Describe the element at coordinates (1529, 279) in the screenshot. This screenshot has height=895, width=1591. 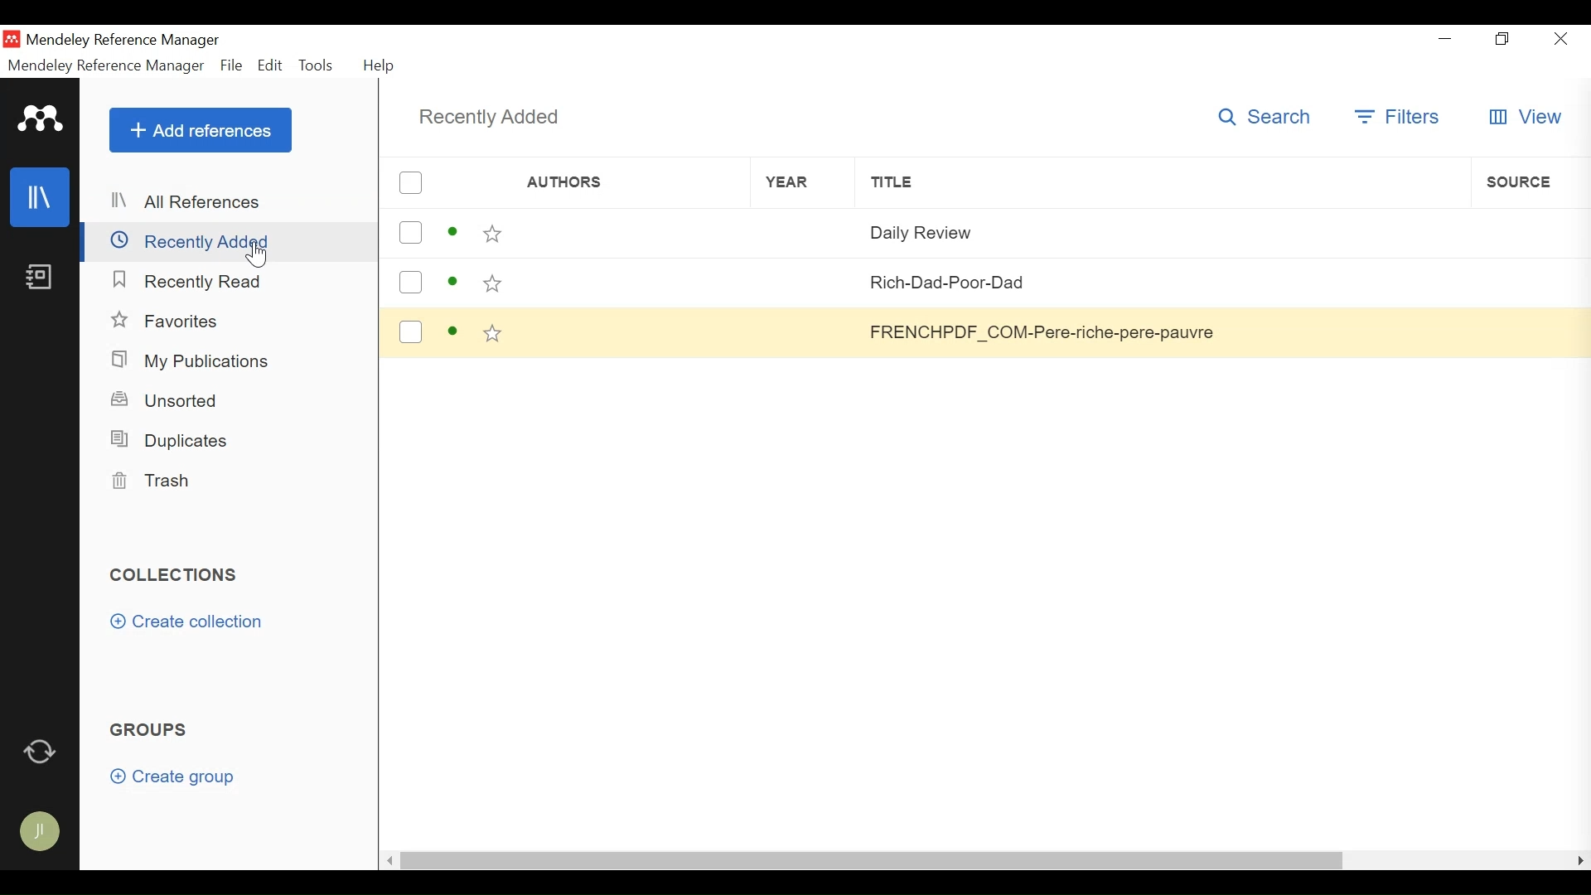
I see `Source` at that location.